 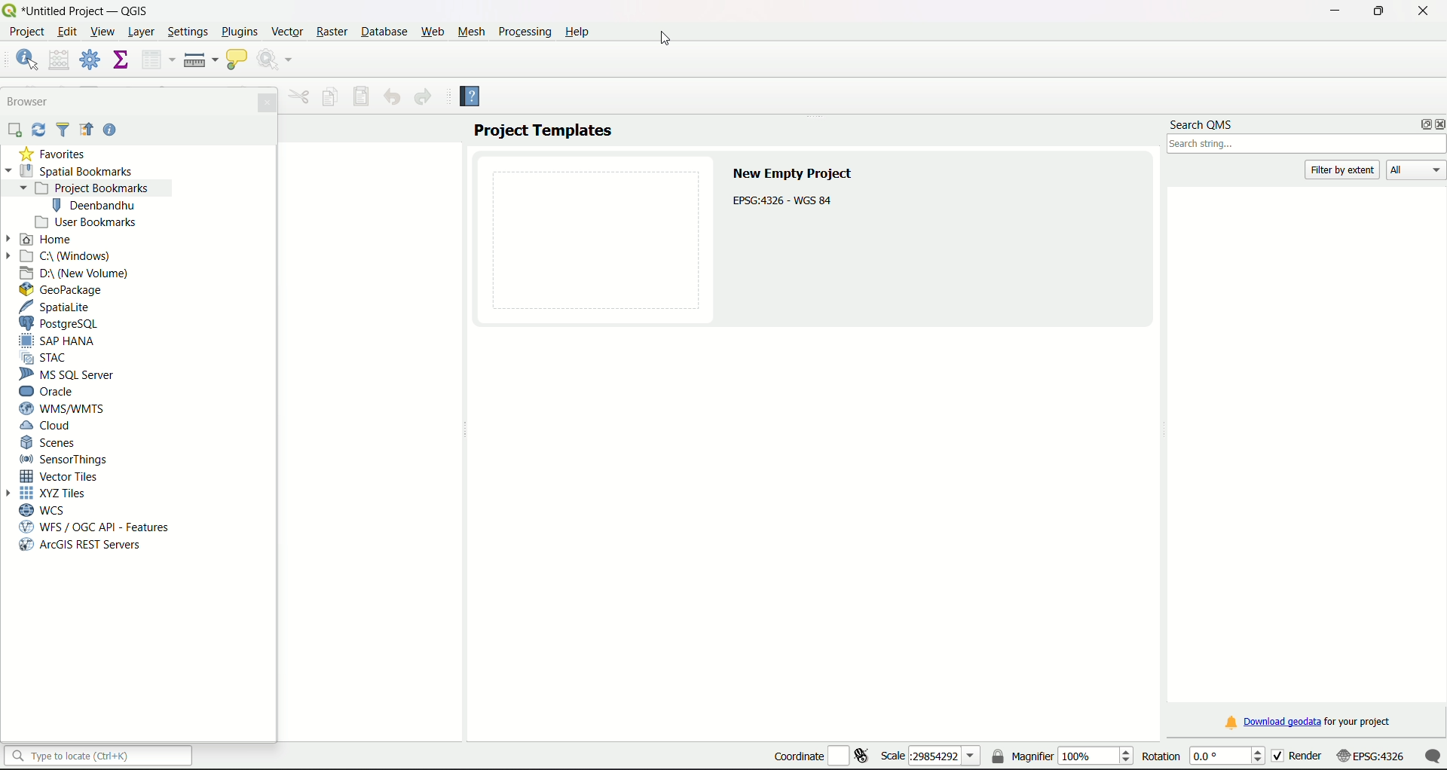 I want to click on Database, so click(x=382, y=32).